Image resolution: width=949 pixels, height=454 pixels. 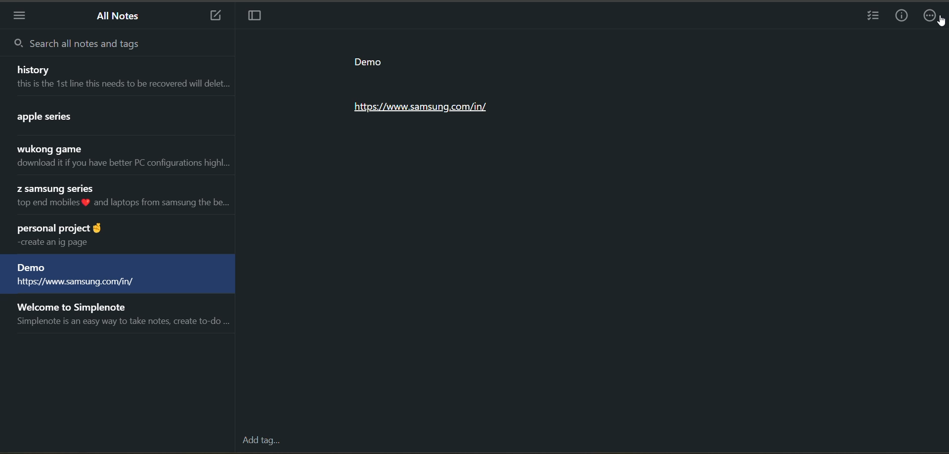 I want to click on data from current note, so click(x=434, y=89).